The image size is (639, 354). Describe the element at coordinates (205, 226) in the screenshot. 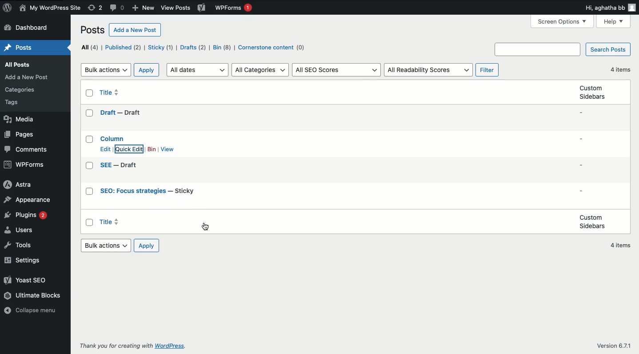

I see `Tag added` at that location.